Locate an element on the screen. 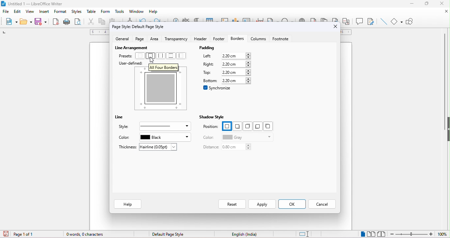 This screenshot has height=238, width=450. print preview is located at coordinates (79, 23).